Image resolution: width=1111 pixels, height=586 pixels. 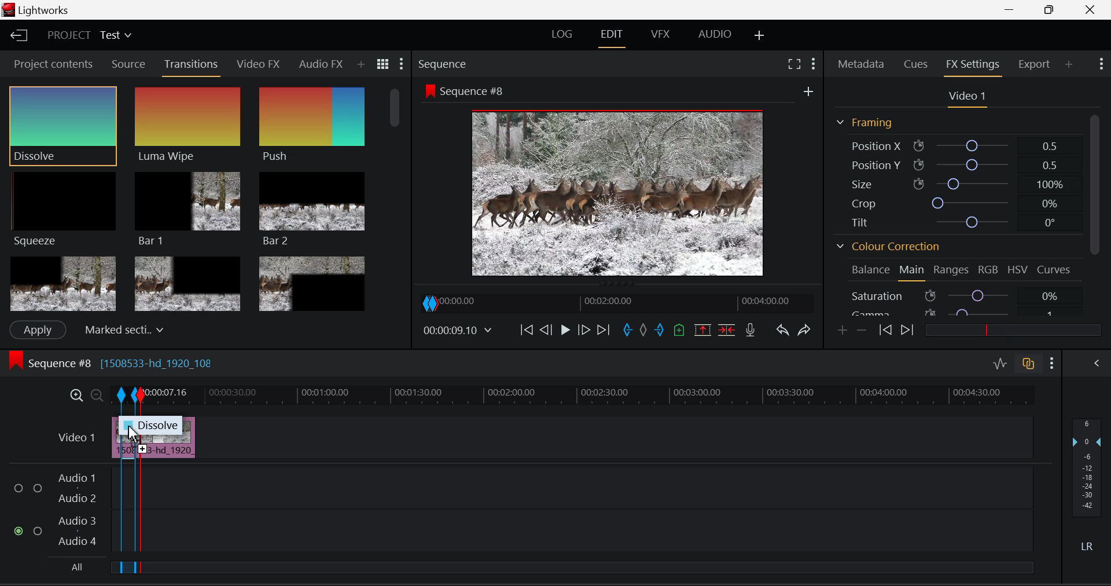 What do you see at coordinates (187, 282) in the screenshot?
I see `Box 2` at bounding box center [187, 282].